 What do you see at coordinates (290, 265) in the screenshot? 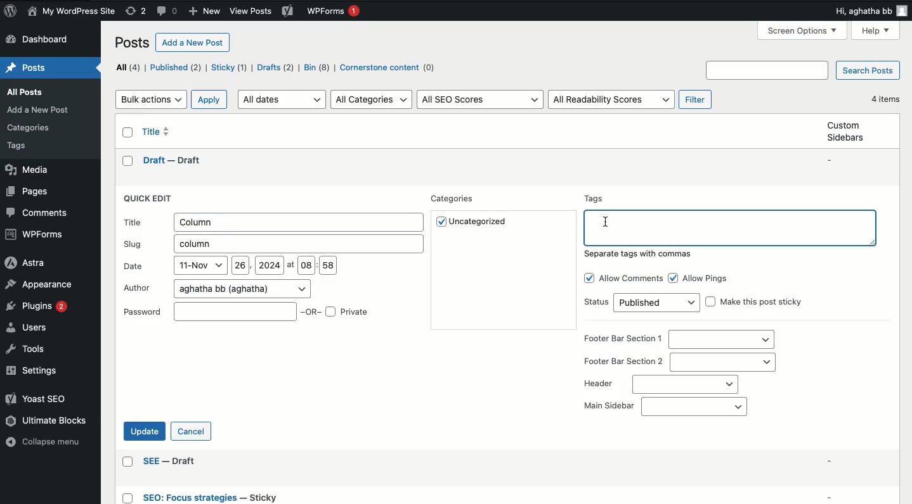
I see `at` at bounding box center [290, 265].